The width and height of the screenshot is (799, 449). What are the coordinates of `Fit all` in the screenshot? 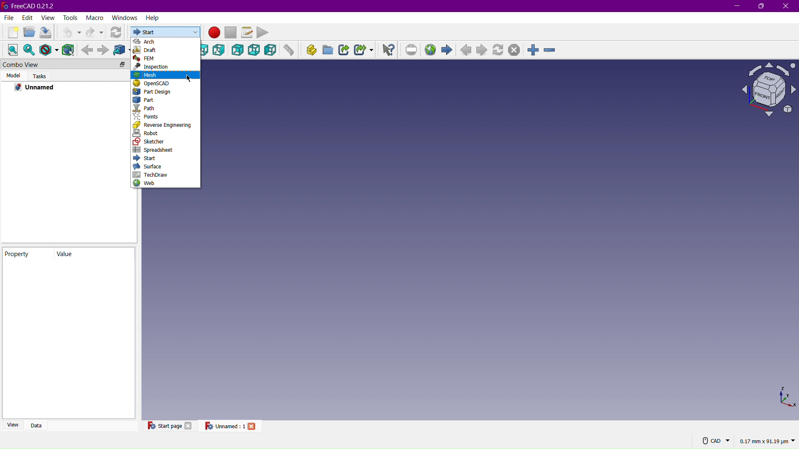 It's located at (12, 49).